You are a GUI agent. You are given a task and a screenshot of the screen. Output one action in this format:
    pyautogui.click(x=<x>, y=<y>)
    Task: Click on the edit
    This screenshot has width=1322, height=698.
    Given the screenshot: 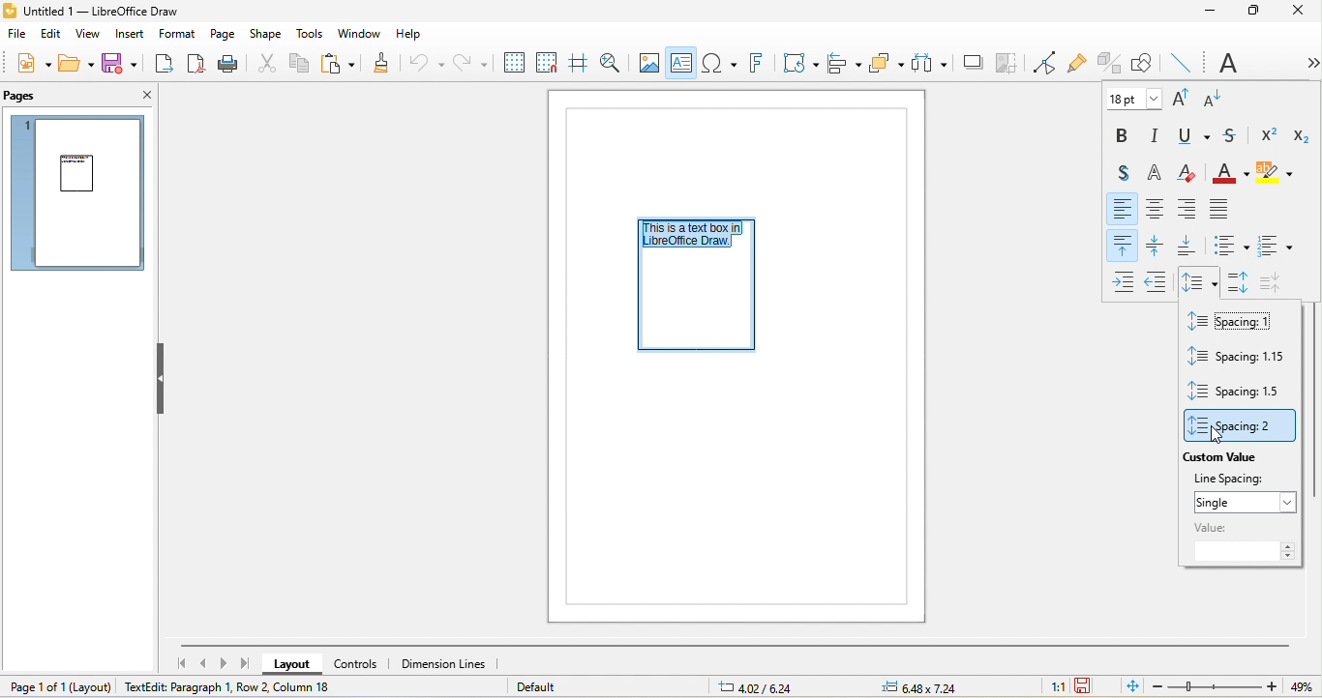 What is the action you would take?
    pyautogui.click(x=51, y=35)
    